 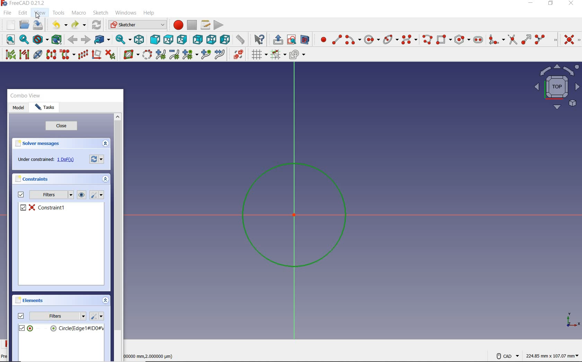 I want to click on system name, so click(x=24, y=4).